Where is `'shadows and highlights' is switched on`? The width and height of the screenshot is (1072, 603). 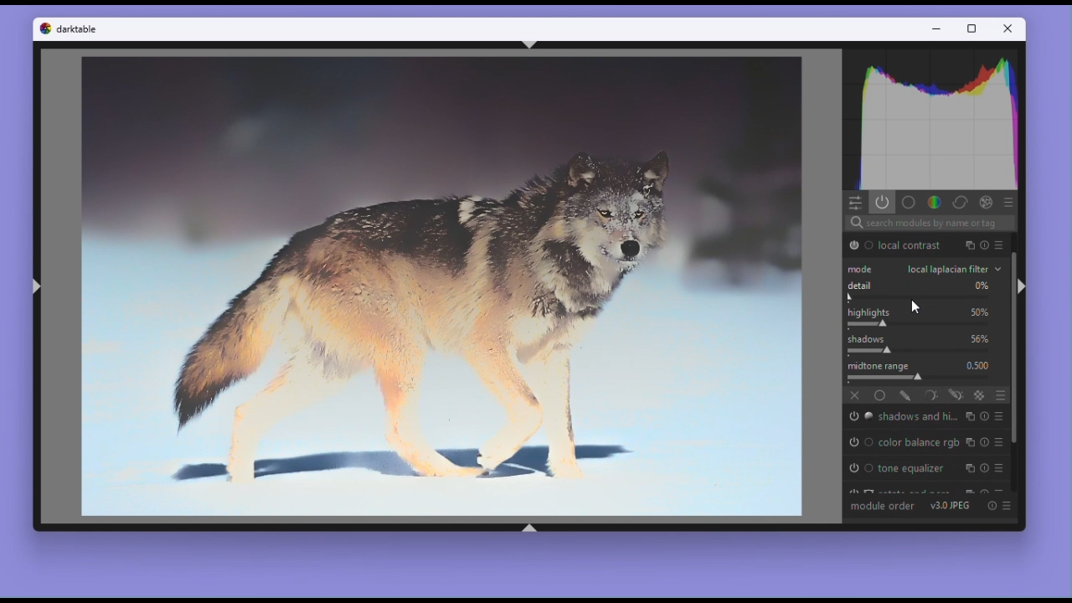 'shadows and highlights' is switched on is located at coordinates (860, 418).